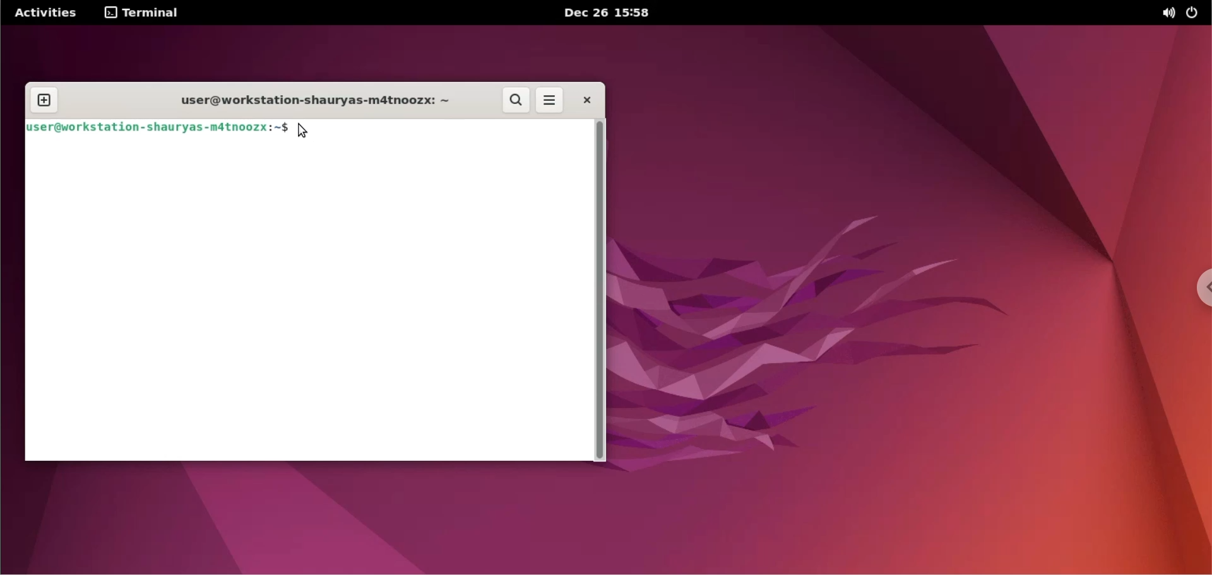  Describe the element at coordinates (551, 101) in the screenshot. I see `more options` at that location.